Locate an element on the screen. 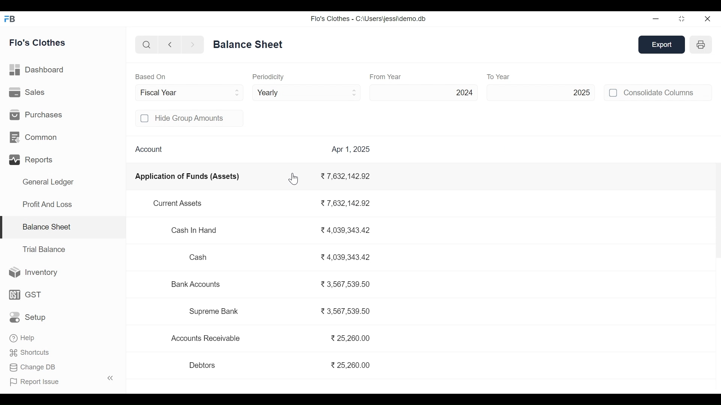 The height and width of the screenshot is (405, 721). sales is located at coordinates (28, 92).